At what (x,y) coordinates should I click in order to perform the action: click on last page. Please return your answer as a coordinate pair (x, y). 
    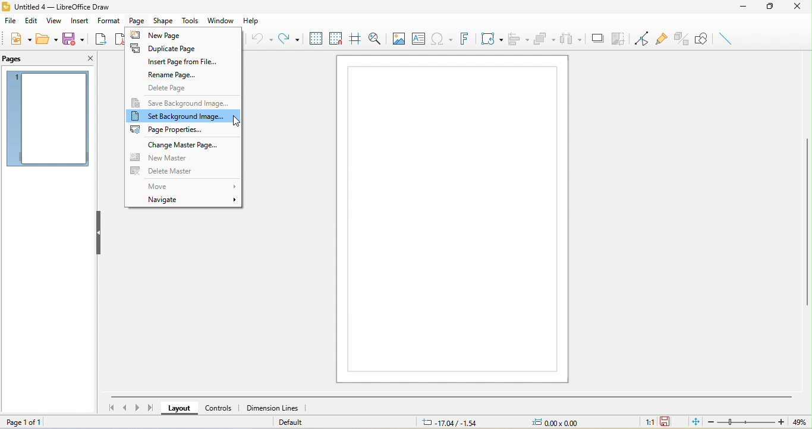
    Looking at the image, I should click on (152, 409).